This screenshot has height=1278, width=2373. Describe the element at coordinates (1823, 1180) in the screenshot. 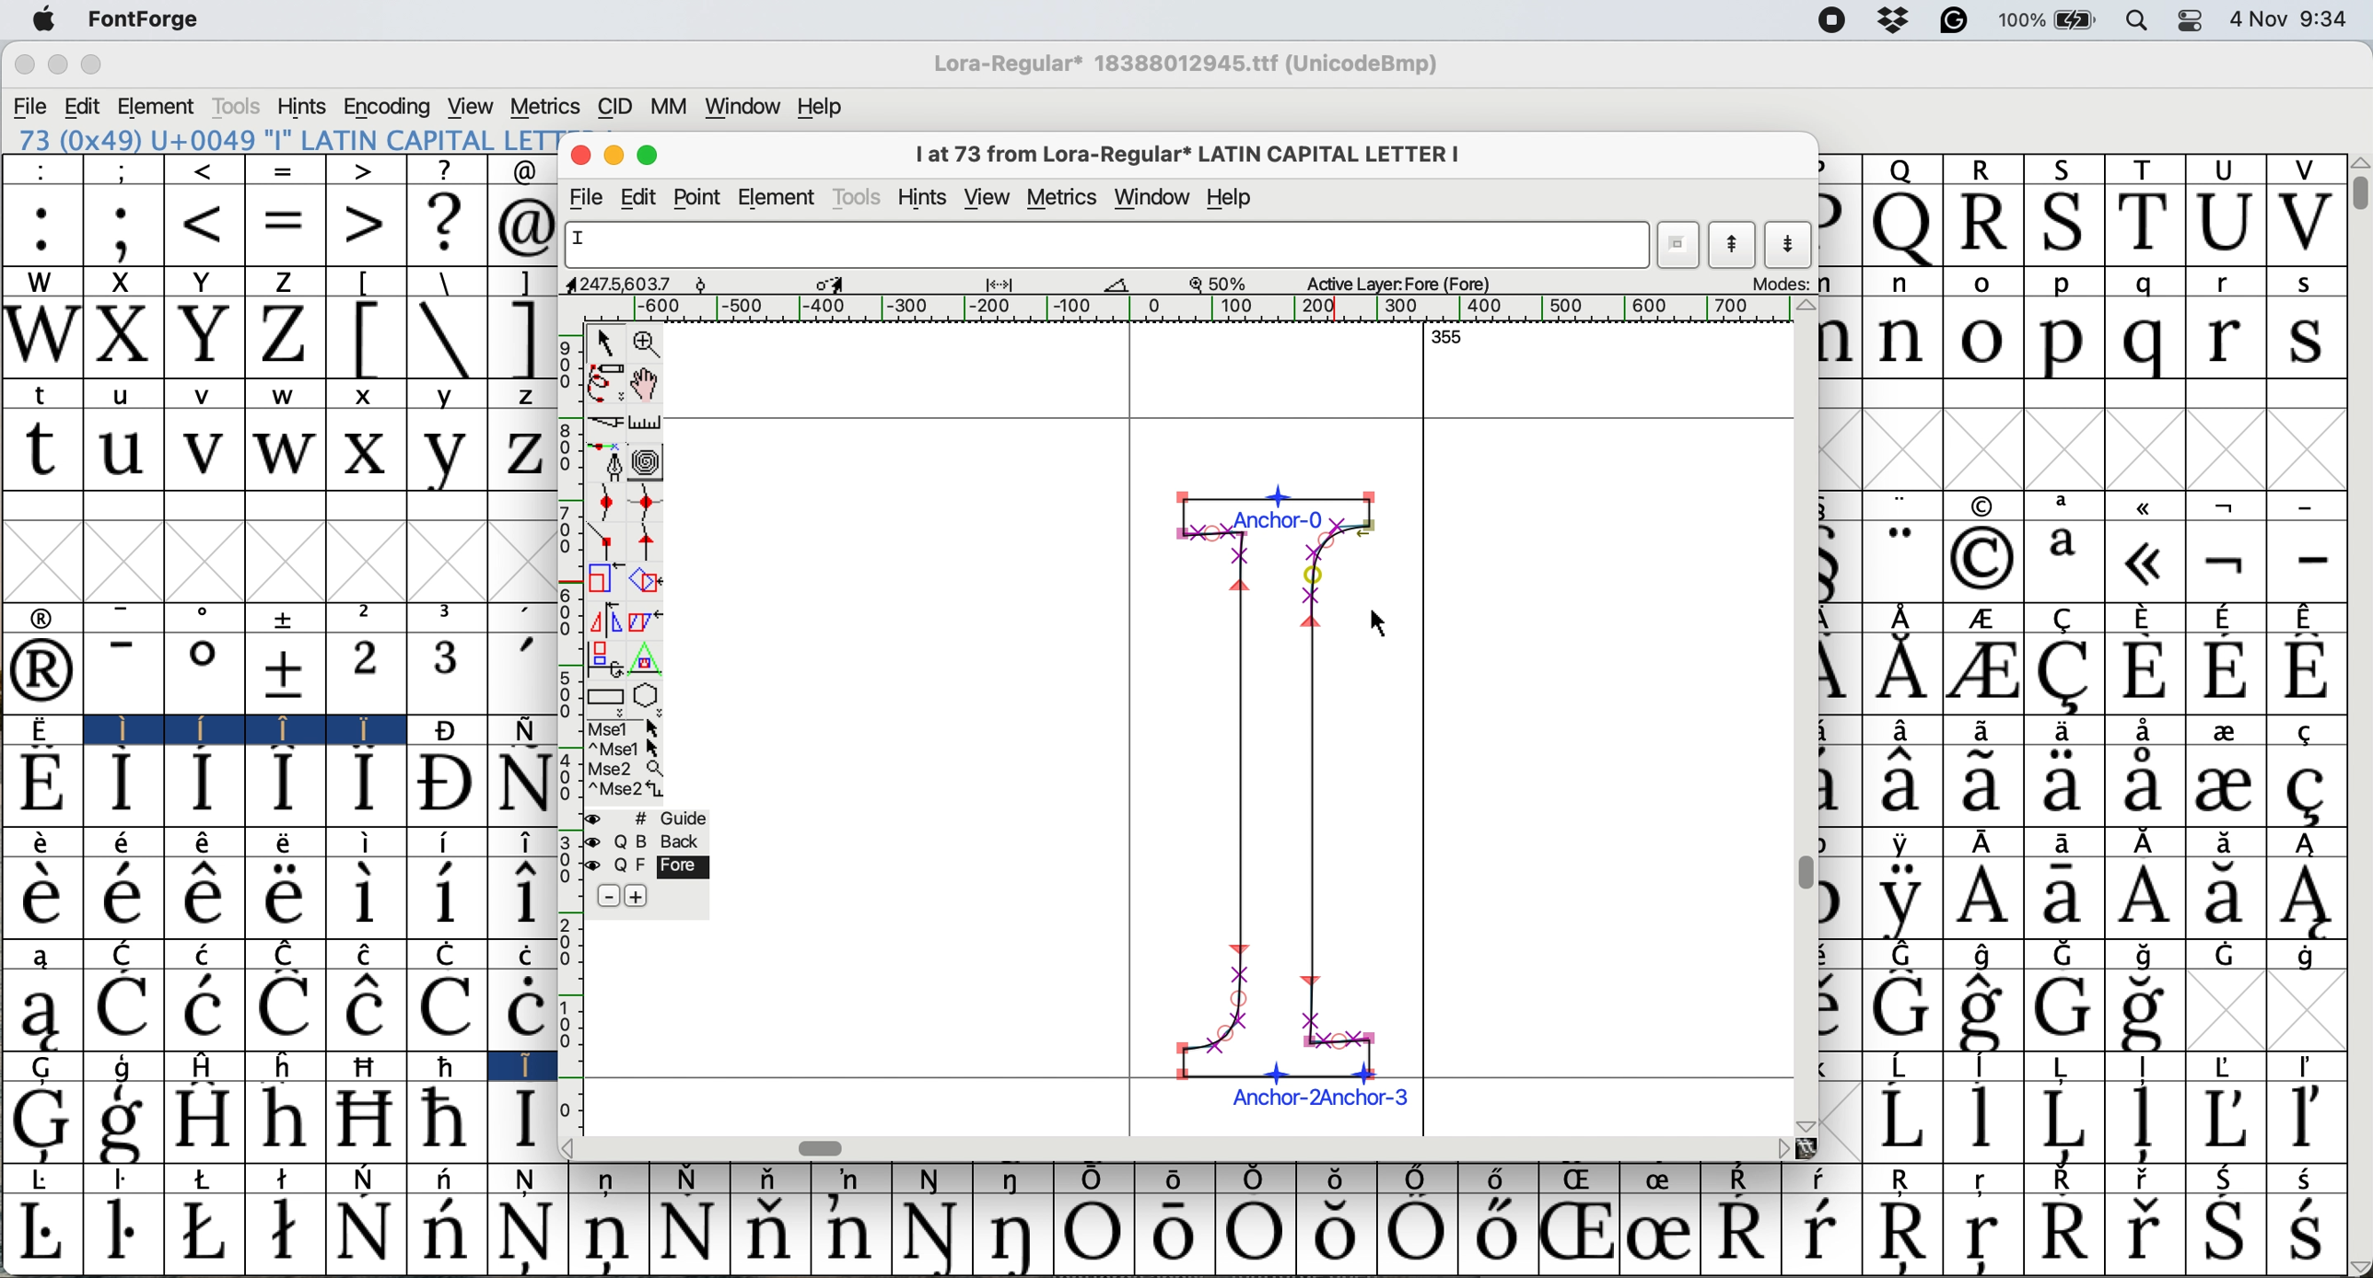

I see `Symbol` at that location.